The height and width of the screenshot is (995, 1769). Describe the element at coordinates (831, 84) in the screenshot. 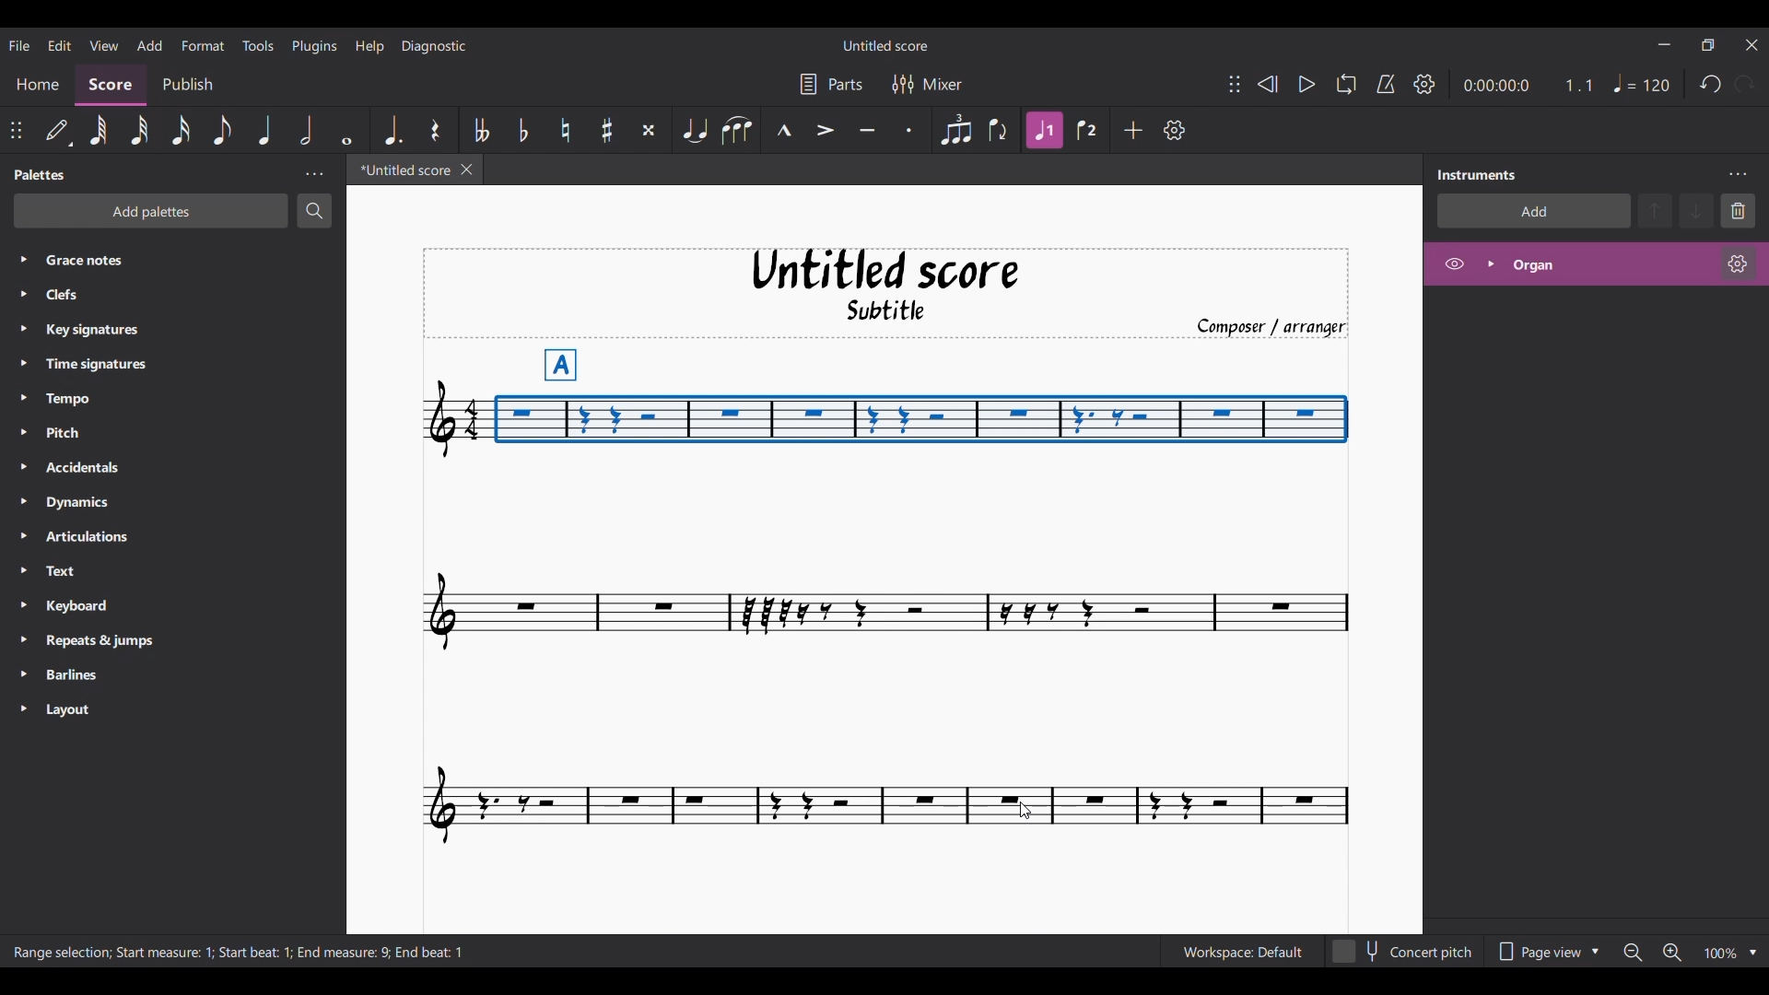

I see `Parts` at that location.